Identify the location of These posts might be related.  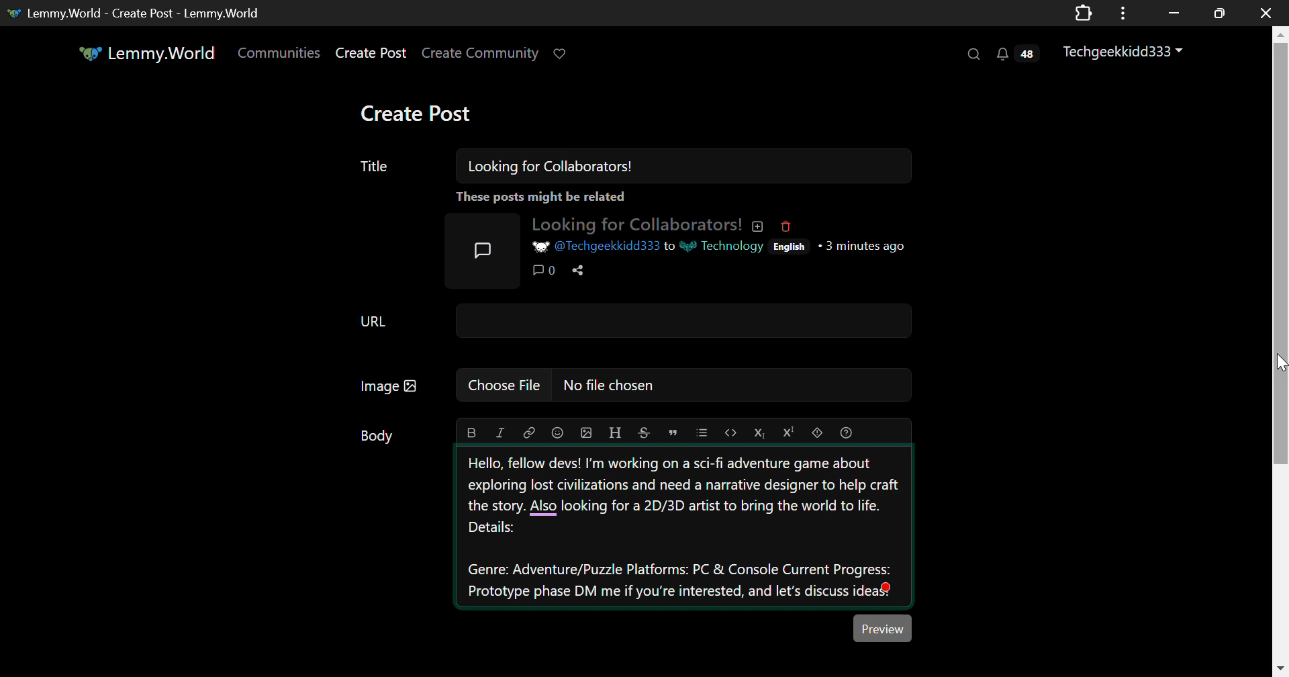
(680, 197).